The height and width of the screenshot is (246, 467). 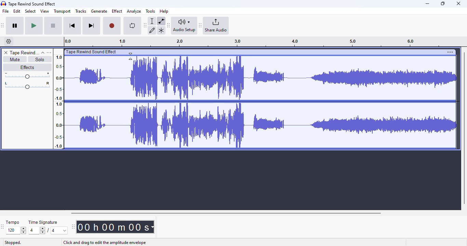 What do you see at coordinates (3, 4) in the screenshot?
I see `Audacity logo` at bounding box center [3, 4].